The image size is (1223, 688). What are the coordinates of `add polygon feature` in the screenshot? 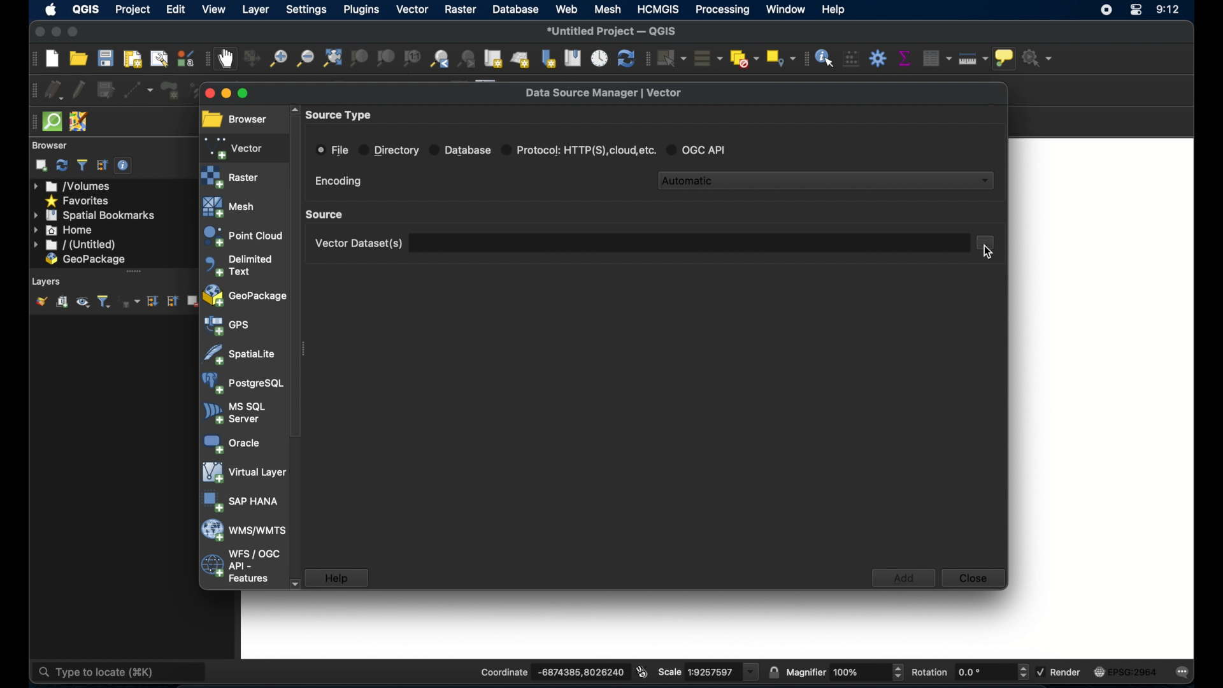 It's located at (168, 89).